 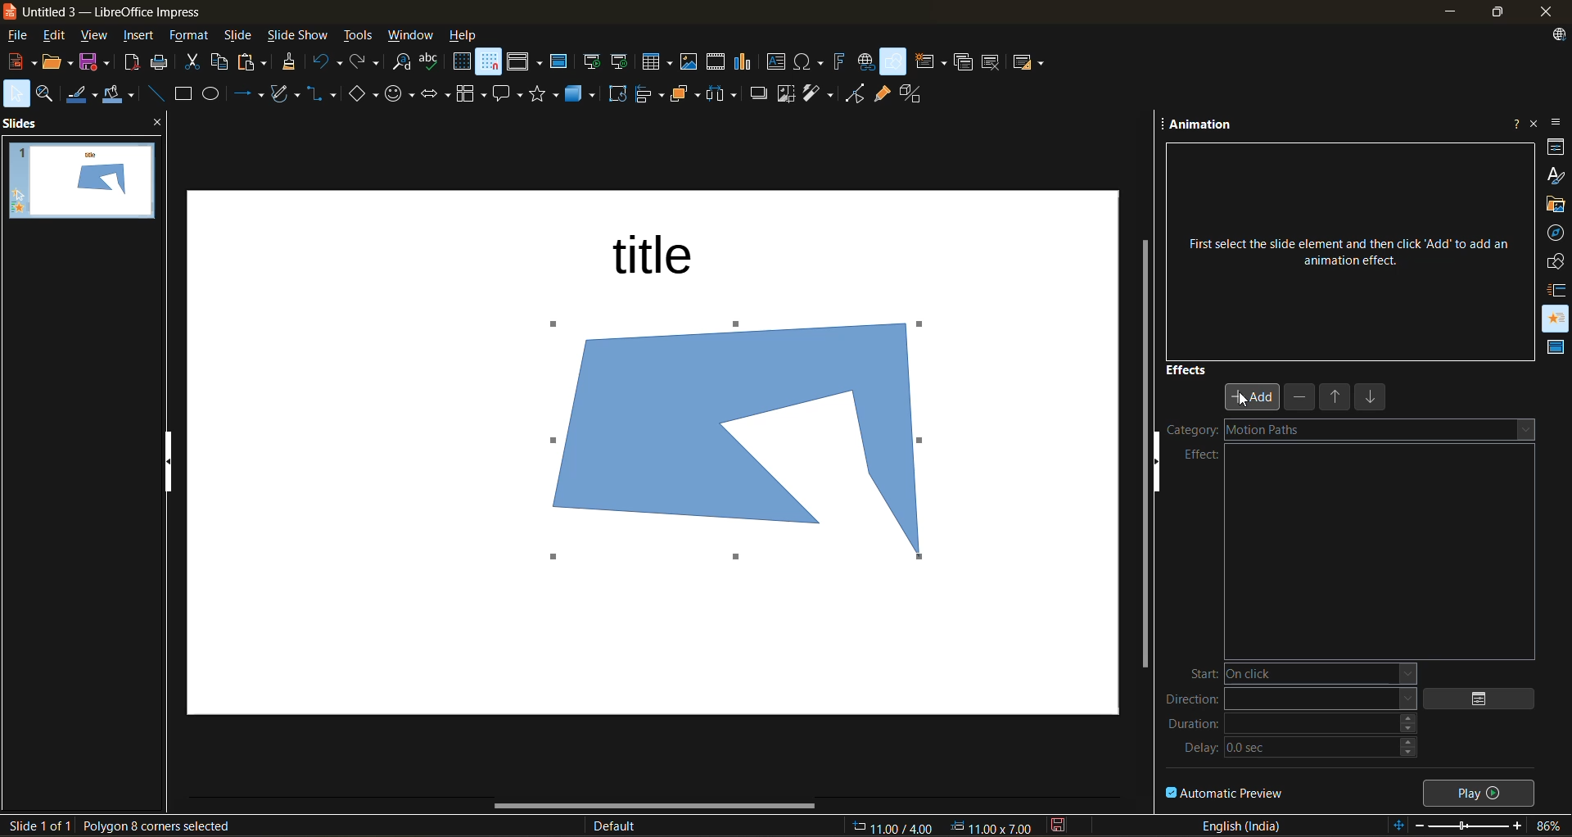 What do you see at coordinates (60, 36) in the screenshot?
I see `edit` at bounding box center [60, 36].